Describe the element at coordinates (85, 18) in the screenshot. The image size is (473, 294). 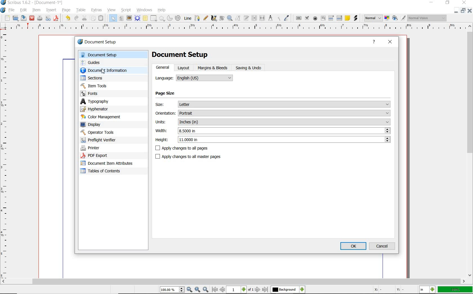
I see `cut` at that location.